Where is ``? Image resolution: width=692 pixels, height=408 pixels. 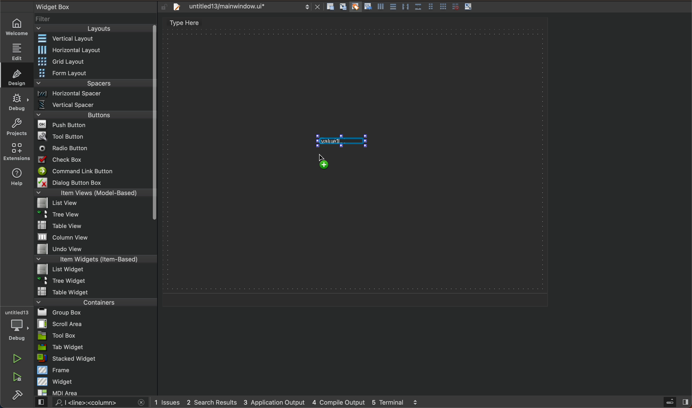
 is located at coordinates (94, 74).